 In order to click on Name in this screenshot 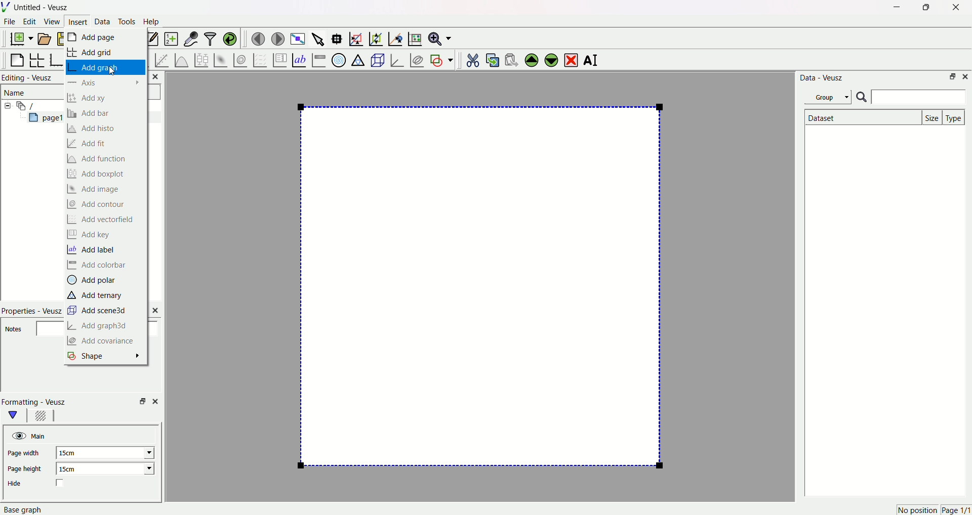, I will do `click(17, 93)`.